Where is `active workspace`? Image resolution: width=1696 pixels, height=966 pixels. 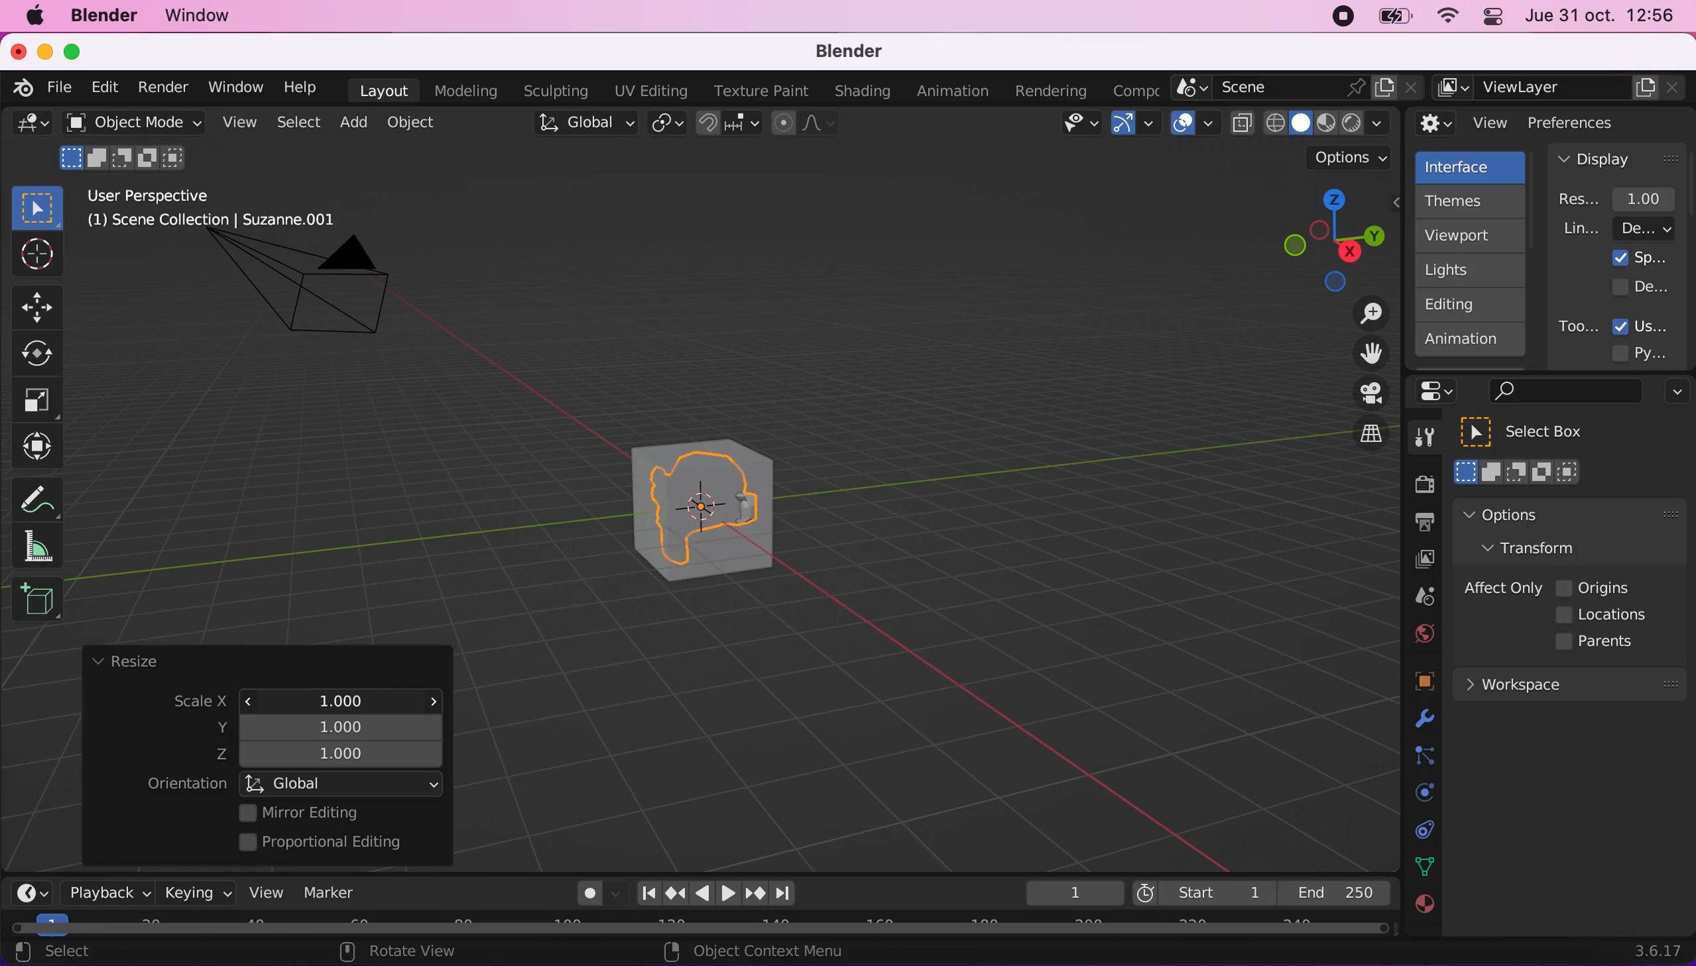
active workspace is located at coordinates (1131, 89).